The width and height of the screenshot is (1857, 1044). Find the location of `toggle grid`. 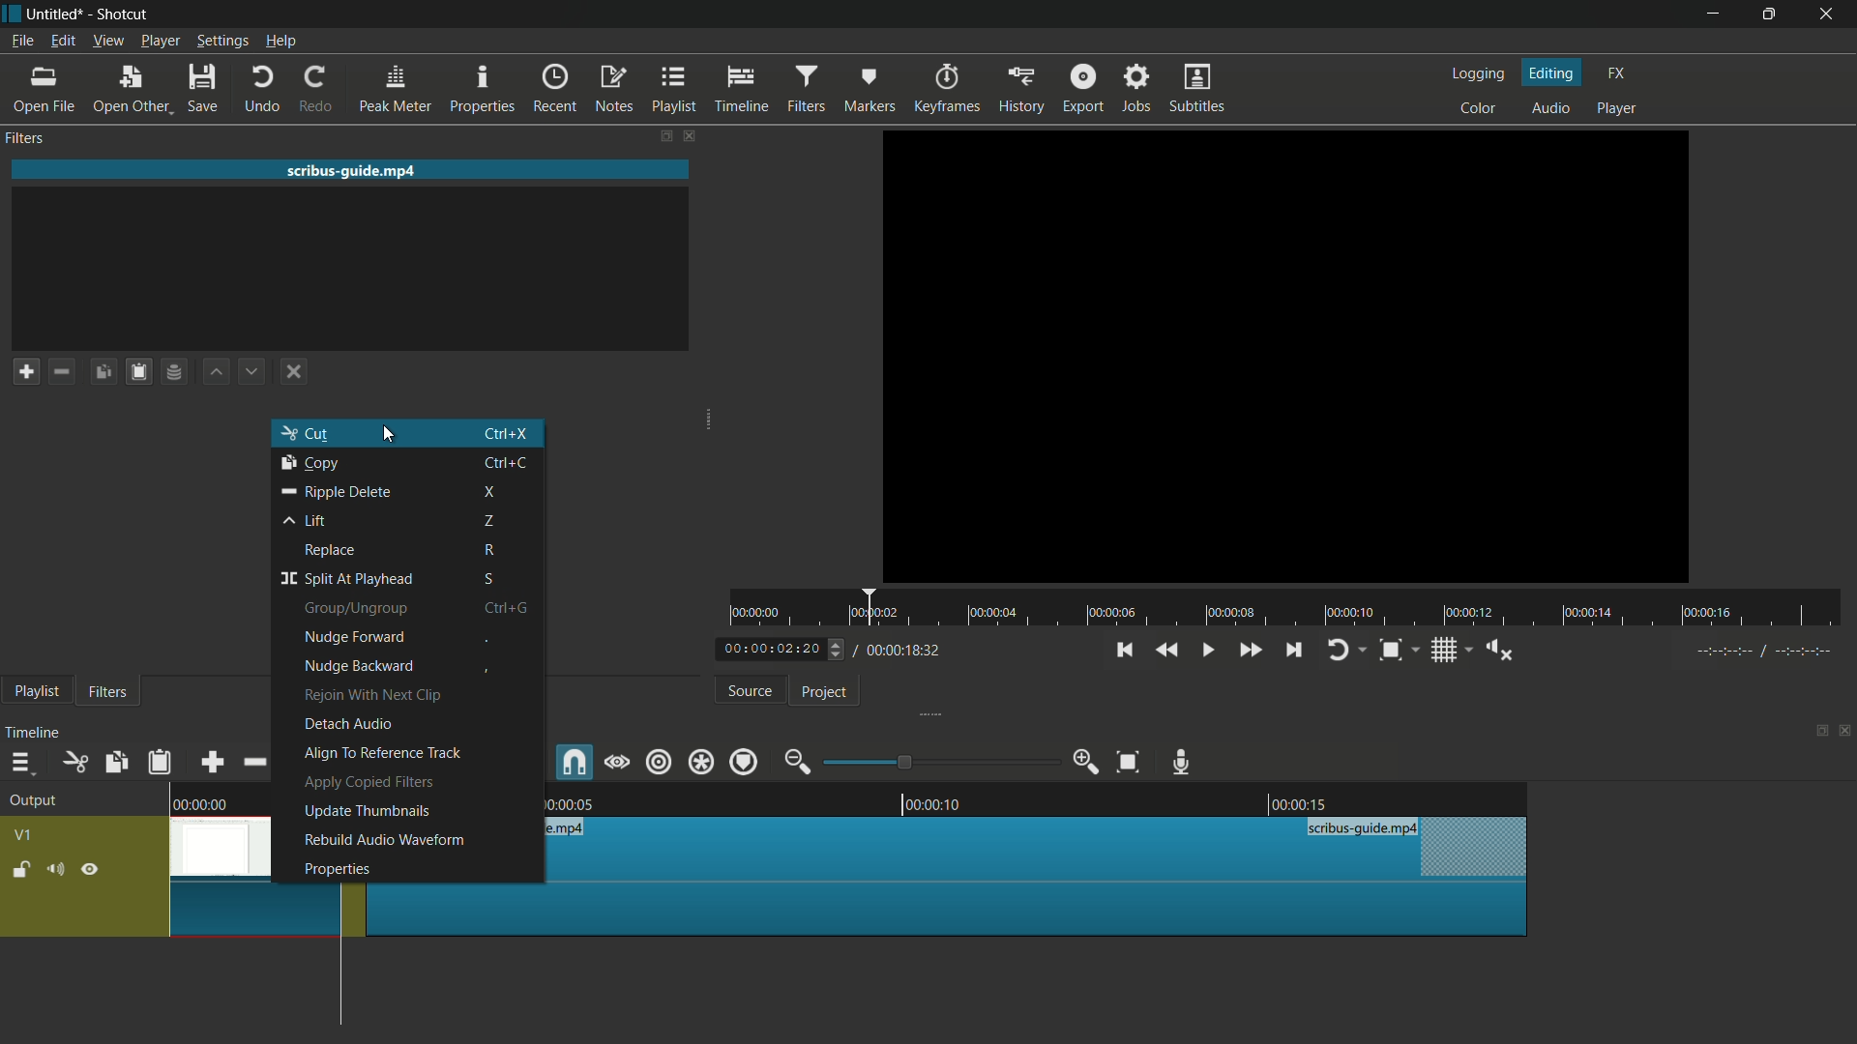

toggle grid is located at coordinates (1446, 651).